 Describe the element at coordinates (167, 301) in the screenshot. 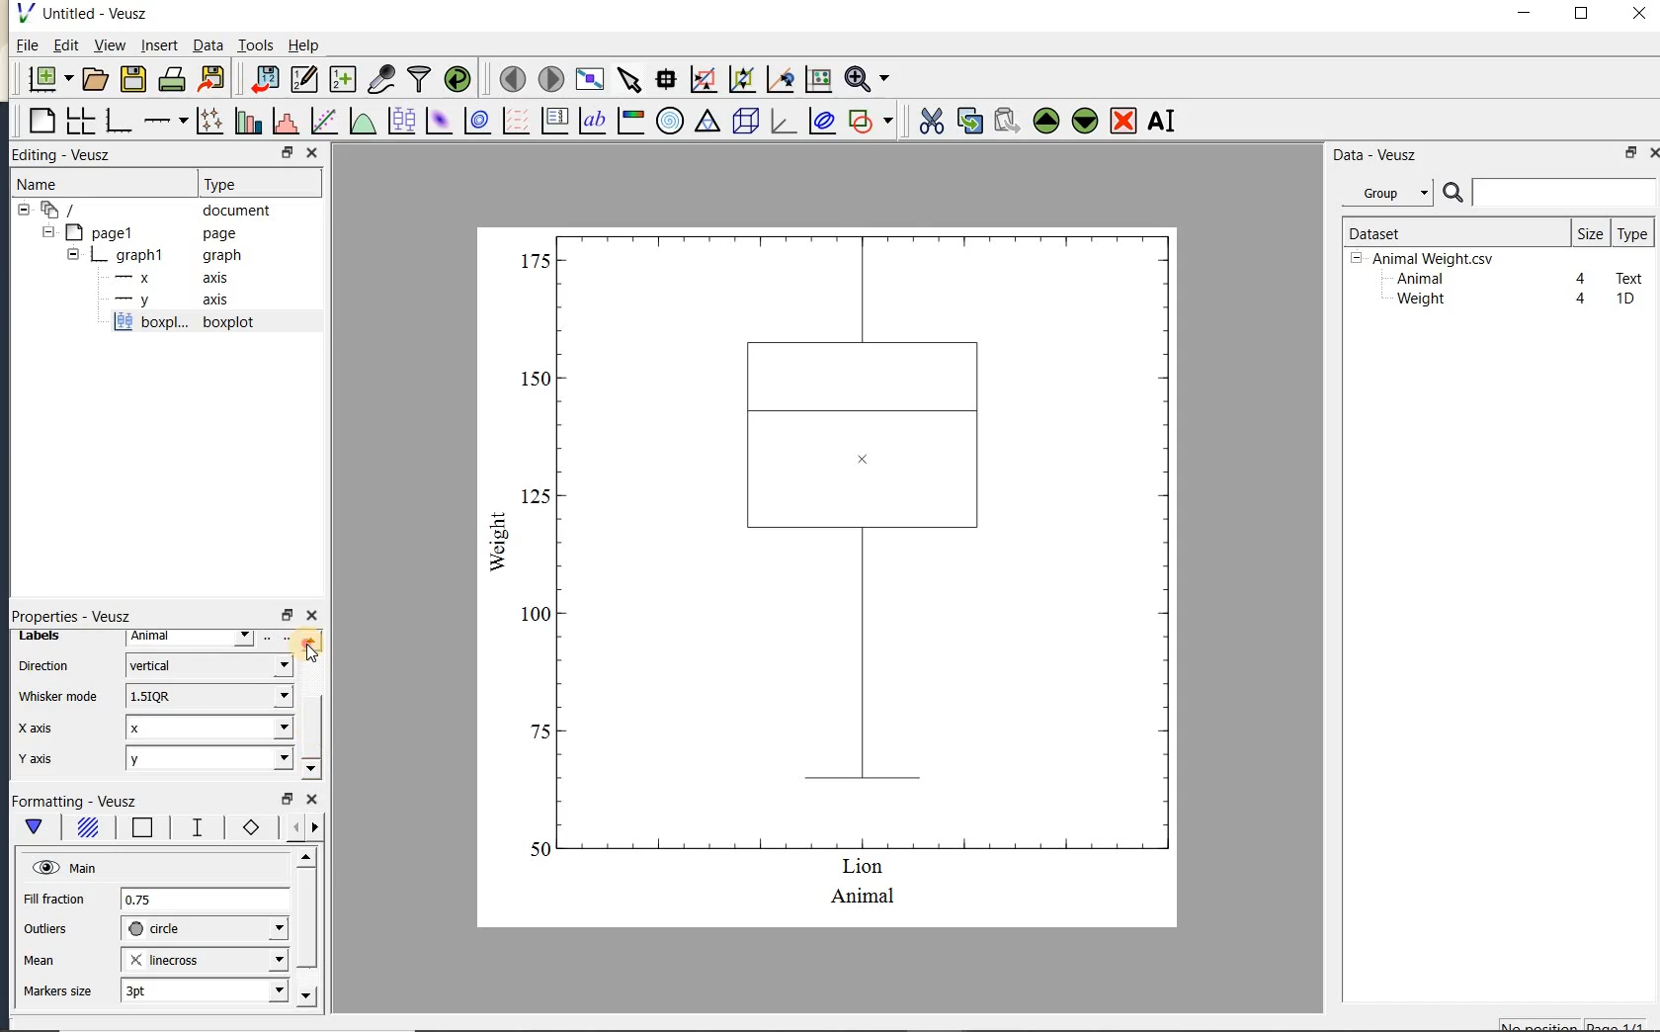

I see `axis` at that location.